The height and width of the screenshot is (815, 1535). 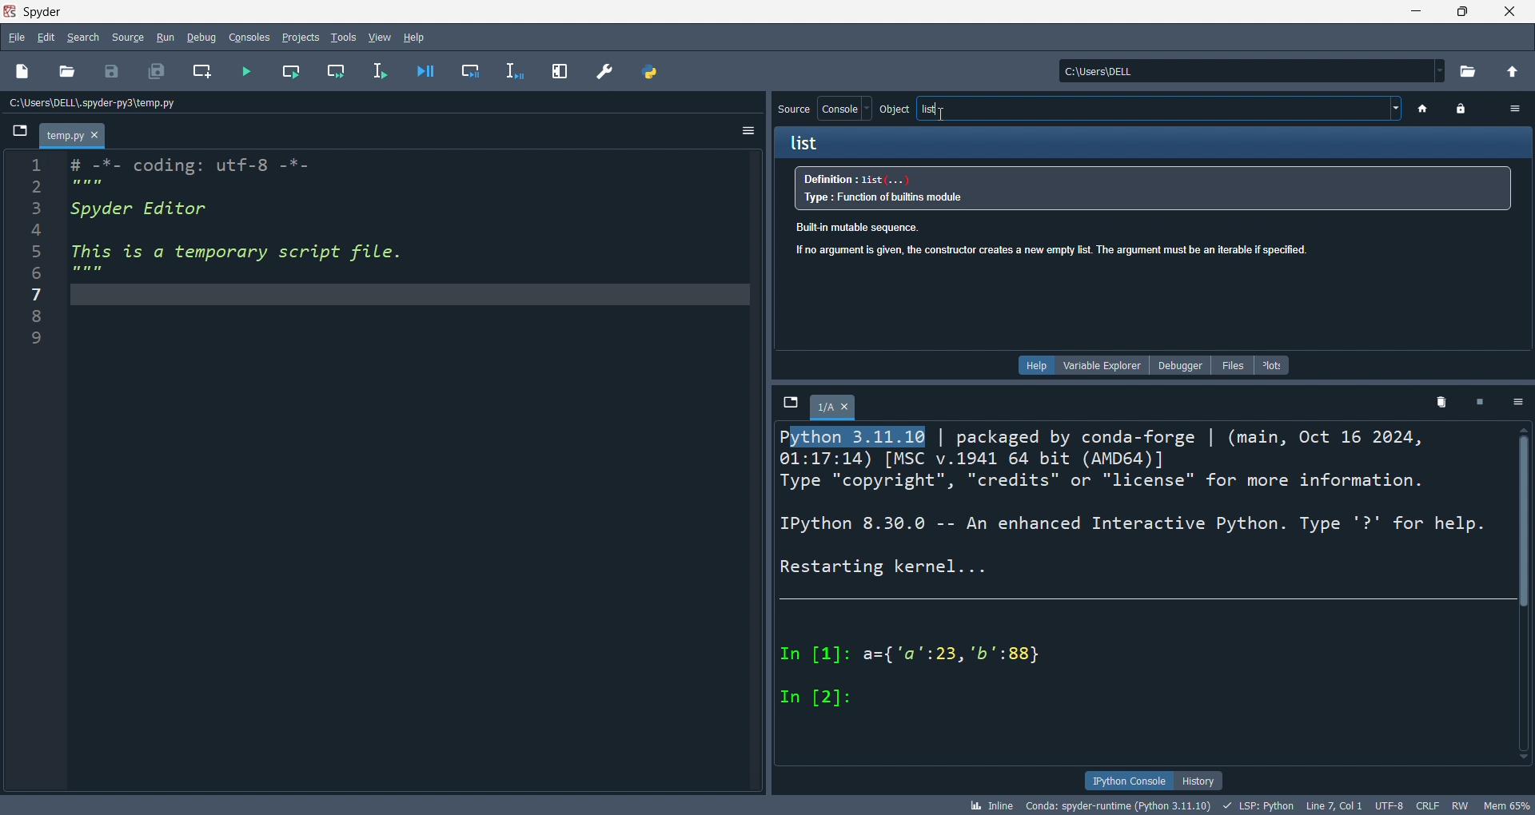 What do you see at coordinates (28, 468) in the screenshot?
I see `line number` at bounding box center [28, 468].